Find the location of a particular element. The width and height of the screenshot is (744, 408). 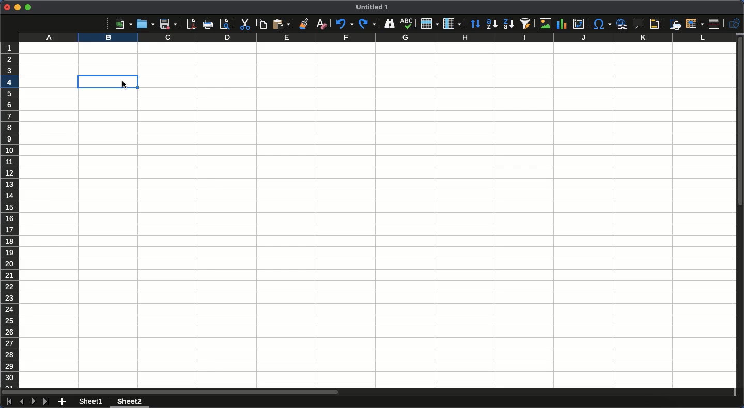

B4 selected is located at coordinates (108, 82).